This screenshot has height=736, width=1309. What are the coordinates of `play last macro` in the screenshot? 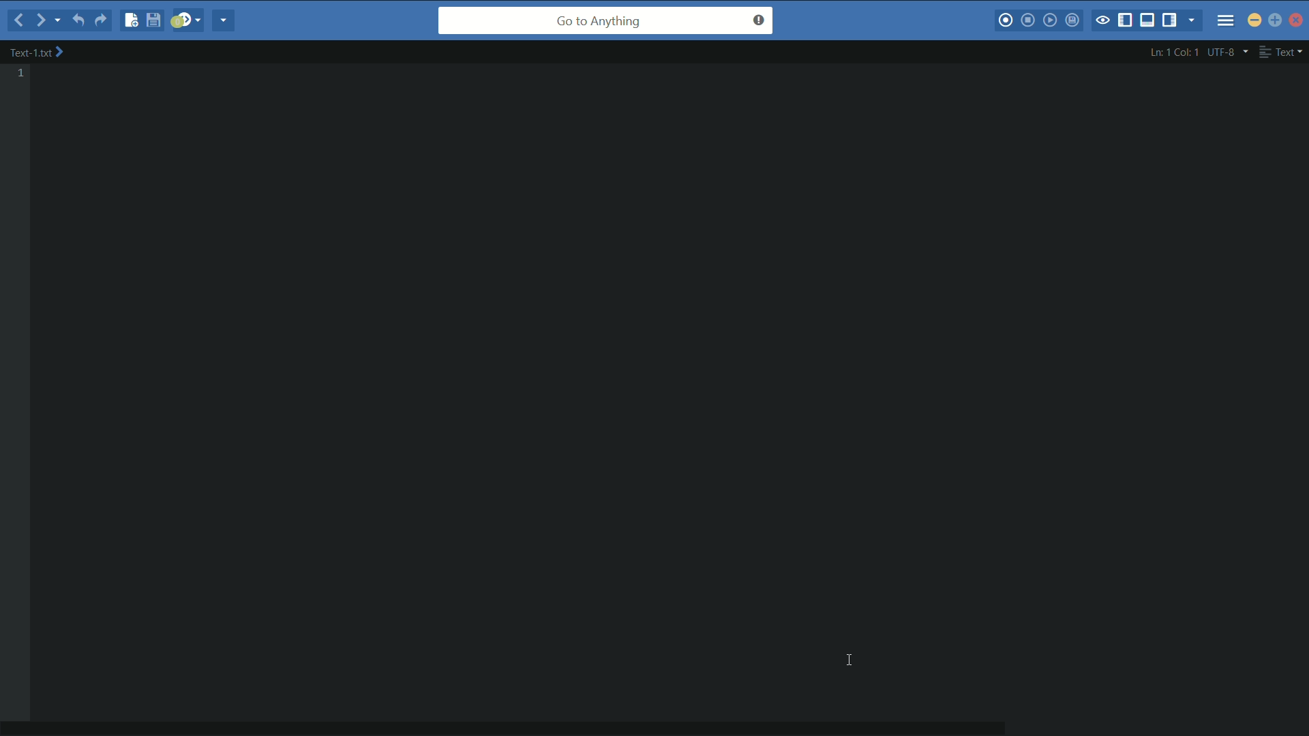 It's located at (1050, 20).